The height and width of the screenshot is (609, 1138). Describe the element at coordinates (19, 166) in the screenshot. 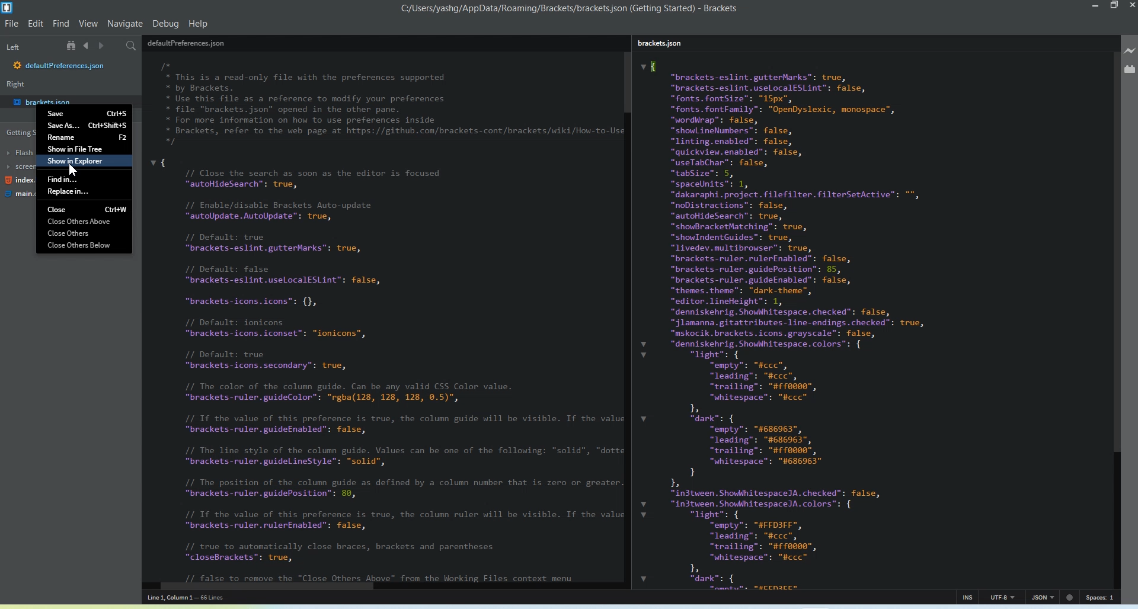

I see `screen` at that location.